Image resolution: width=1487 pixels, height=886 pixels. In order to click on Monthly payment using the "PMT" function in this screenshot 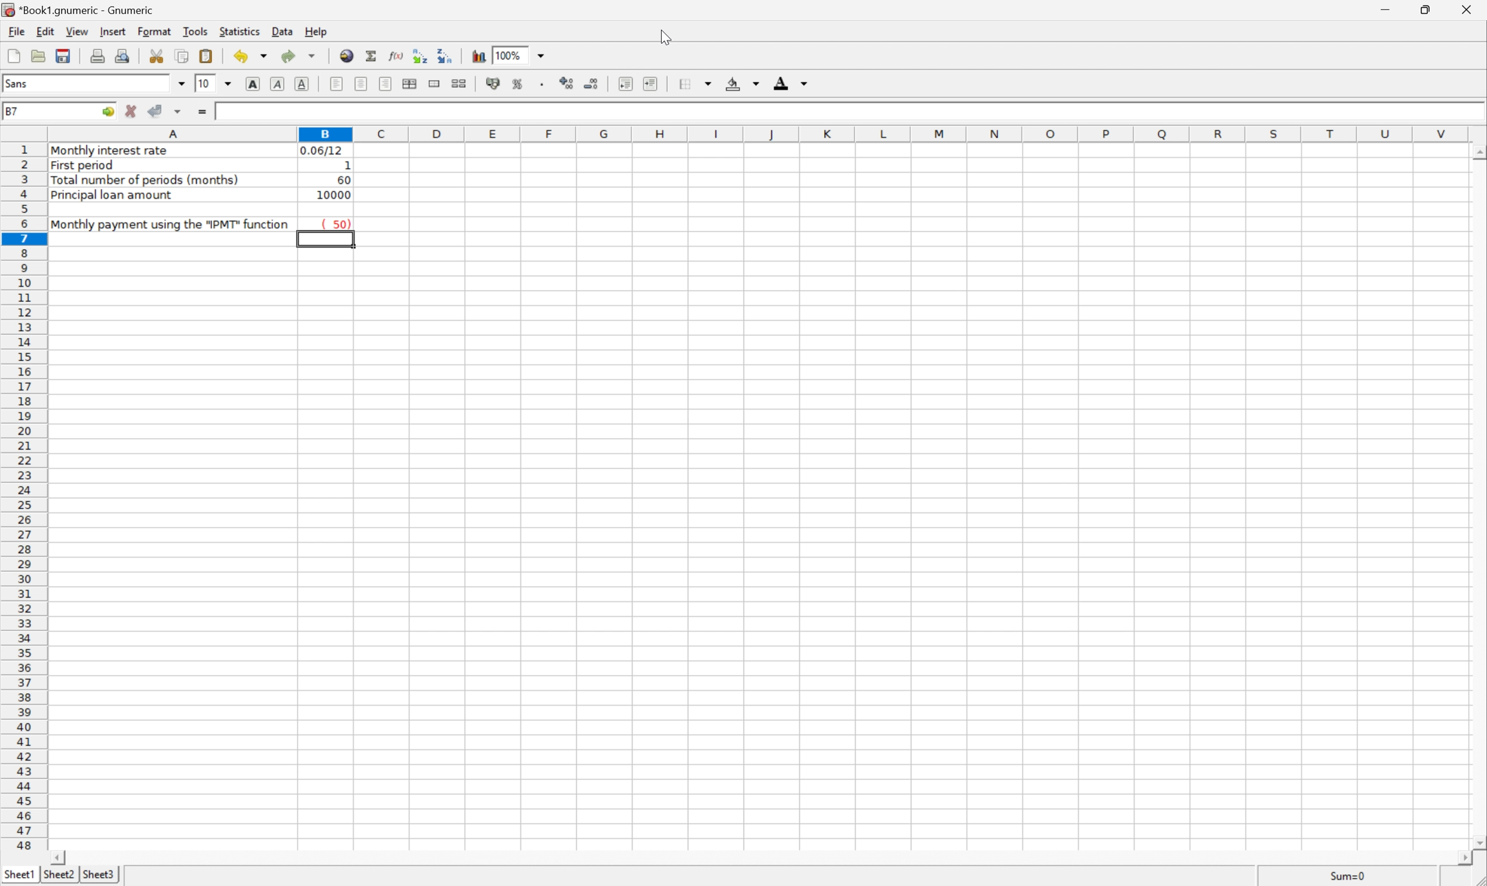, I will do `click(170, 224)`.